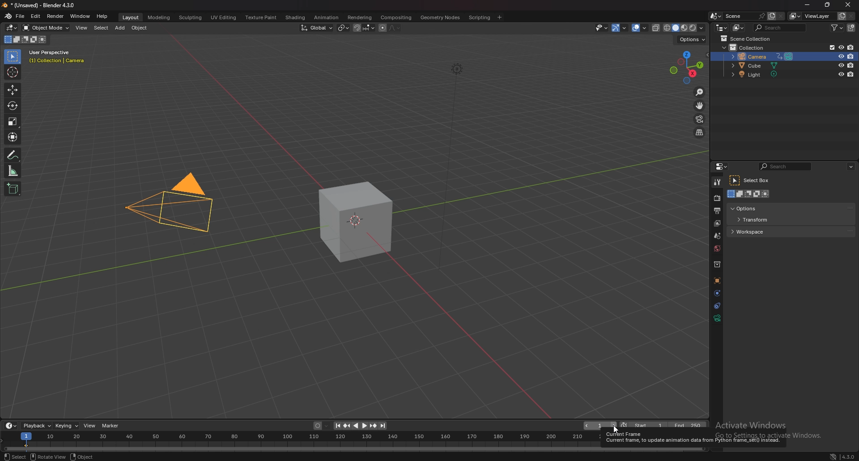 The image size is (859, 461). What do you see at coordinates (747, 38) in the screenshot?
I see `scene collection` at bounding box center [747, 38].